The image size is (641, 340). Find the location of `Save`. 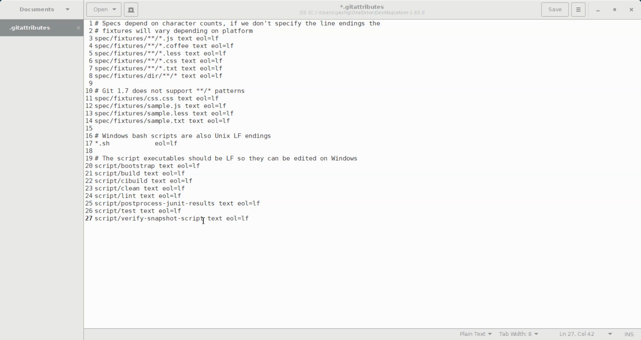

Save is located at coordinates (555, 10).